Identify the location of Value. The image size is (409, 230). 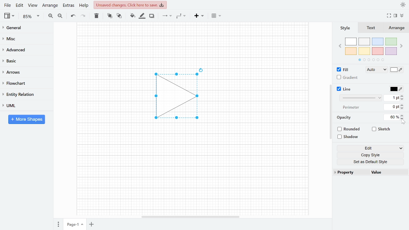
(388, 173).